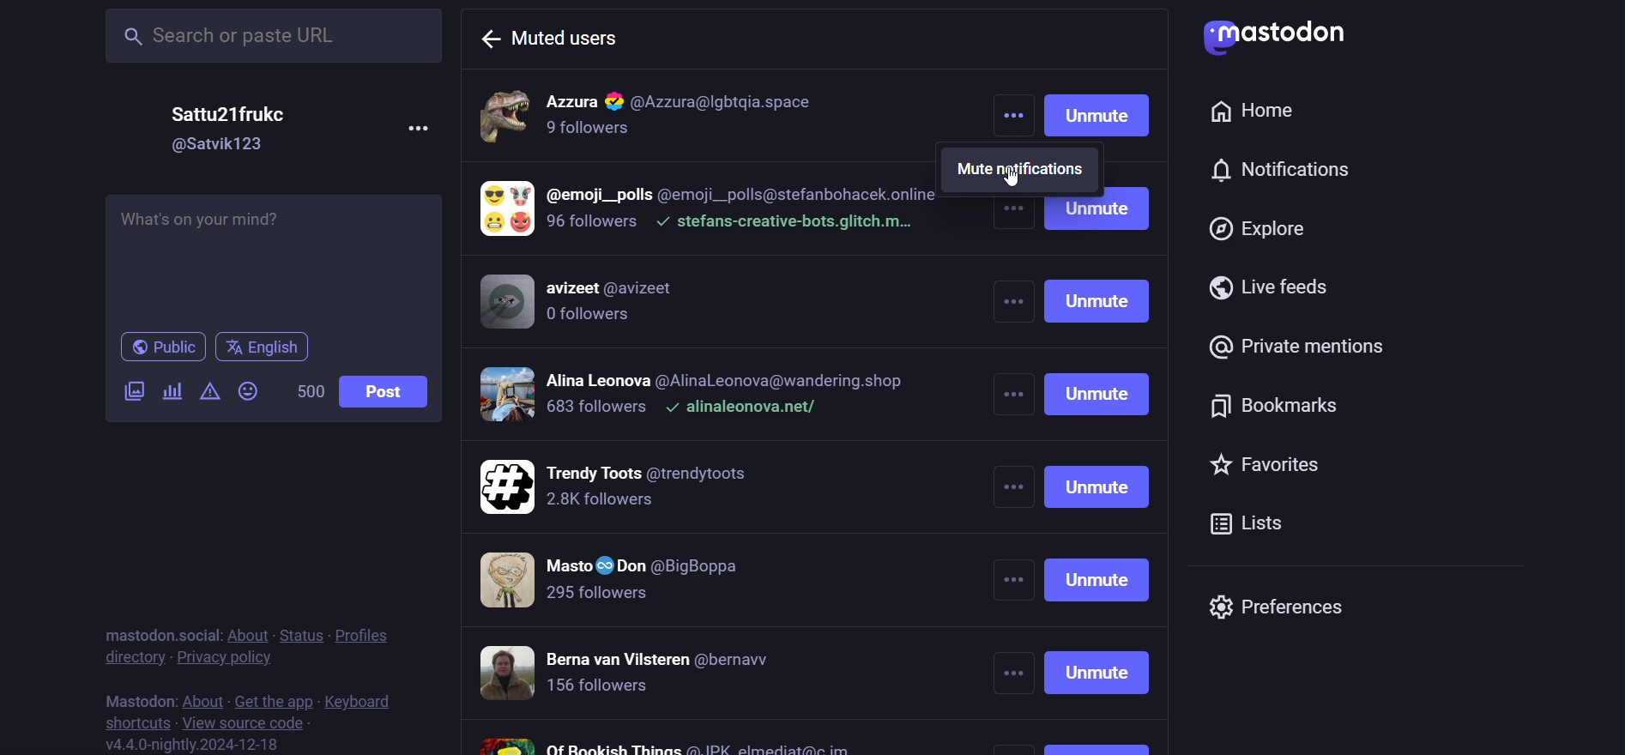  I want to click on source code, so click(251, 723).